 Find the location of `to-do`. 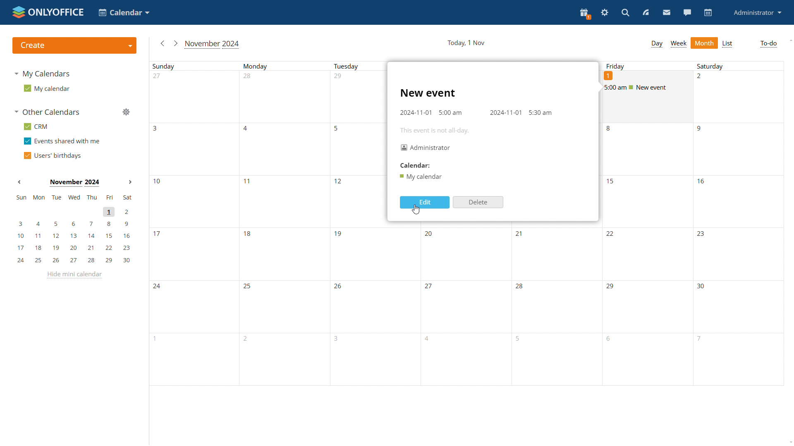

to-do is located at coordinates (768, 44).